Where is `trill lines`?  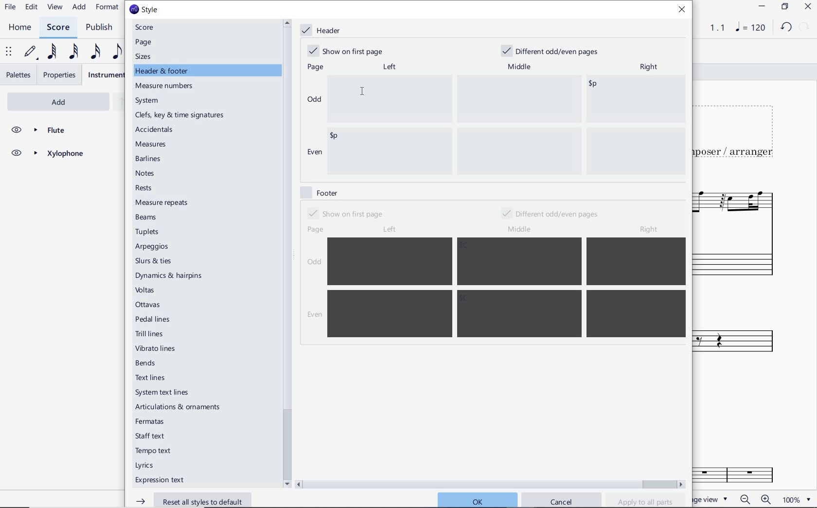
trill lines is located at coordinates (150, 334).